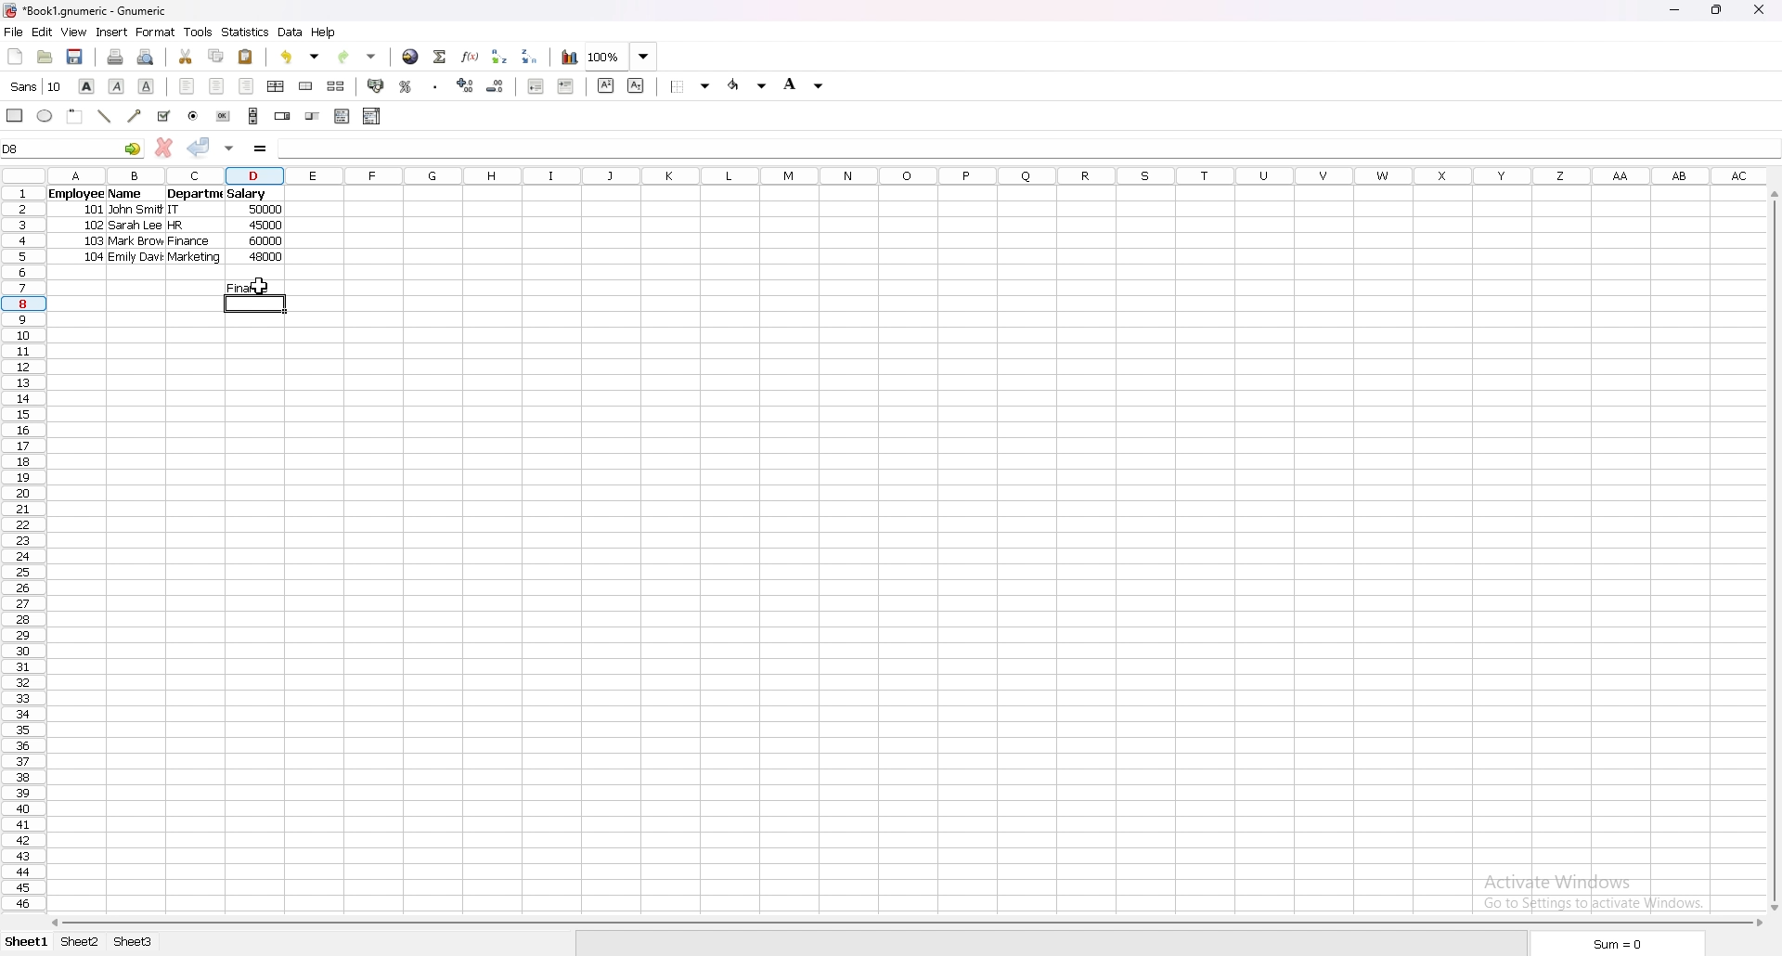 This screenshot has height=956, width=1782. I want to click on cut, so click(186, 56).